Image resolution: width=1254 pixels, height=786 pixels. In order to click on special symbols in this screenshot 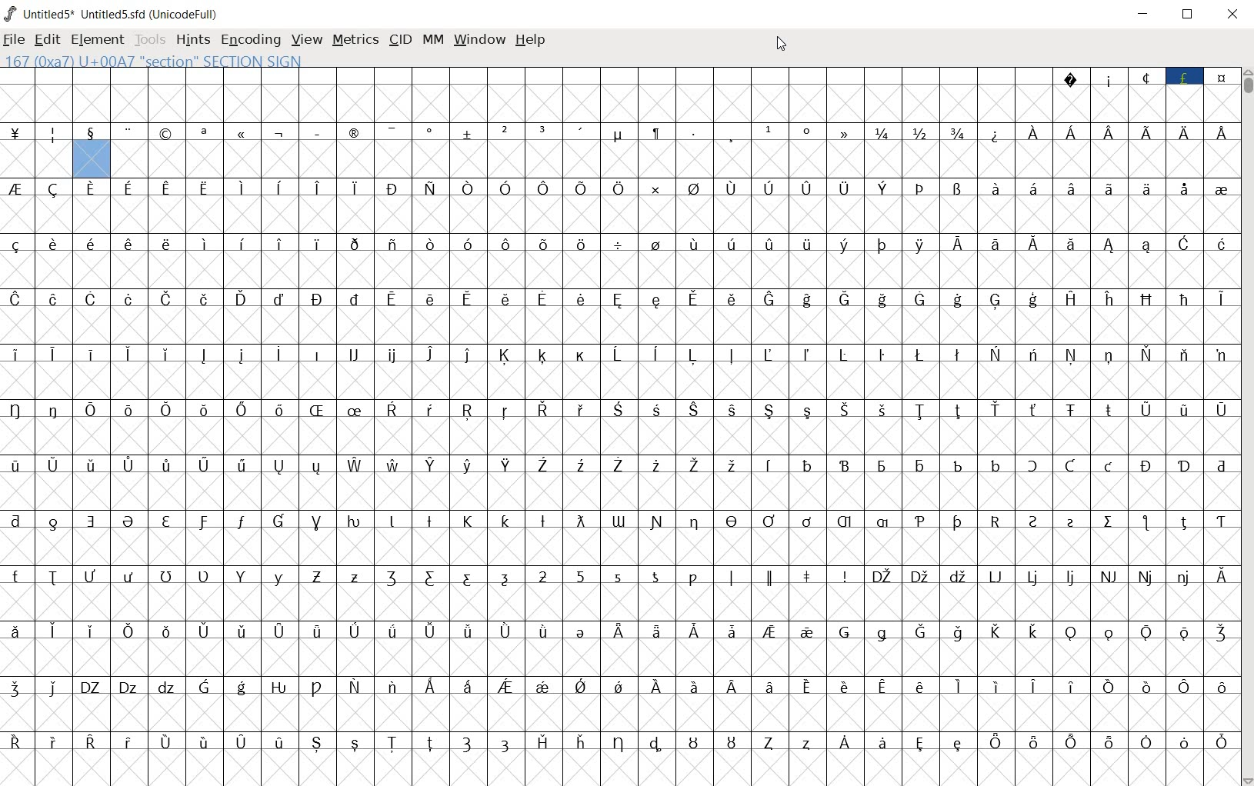, I will do `click(1144, 75)`.